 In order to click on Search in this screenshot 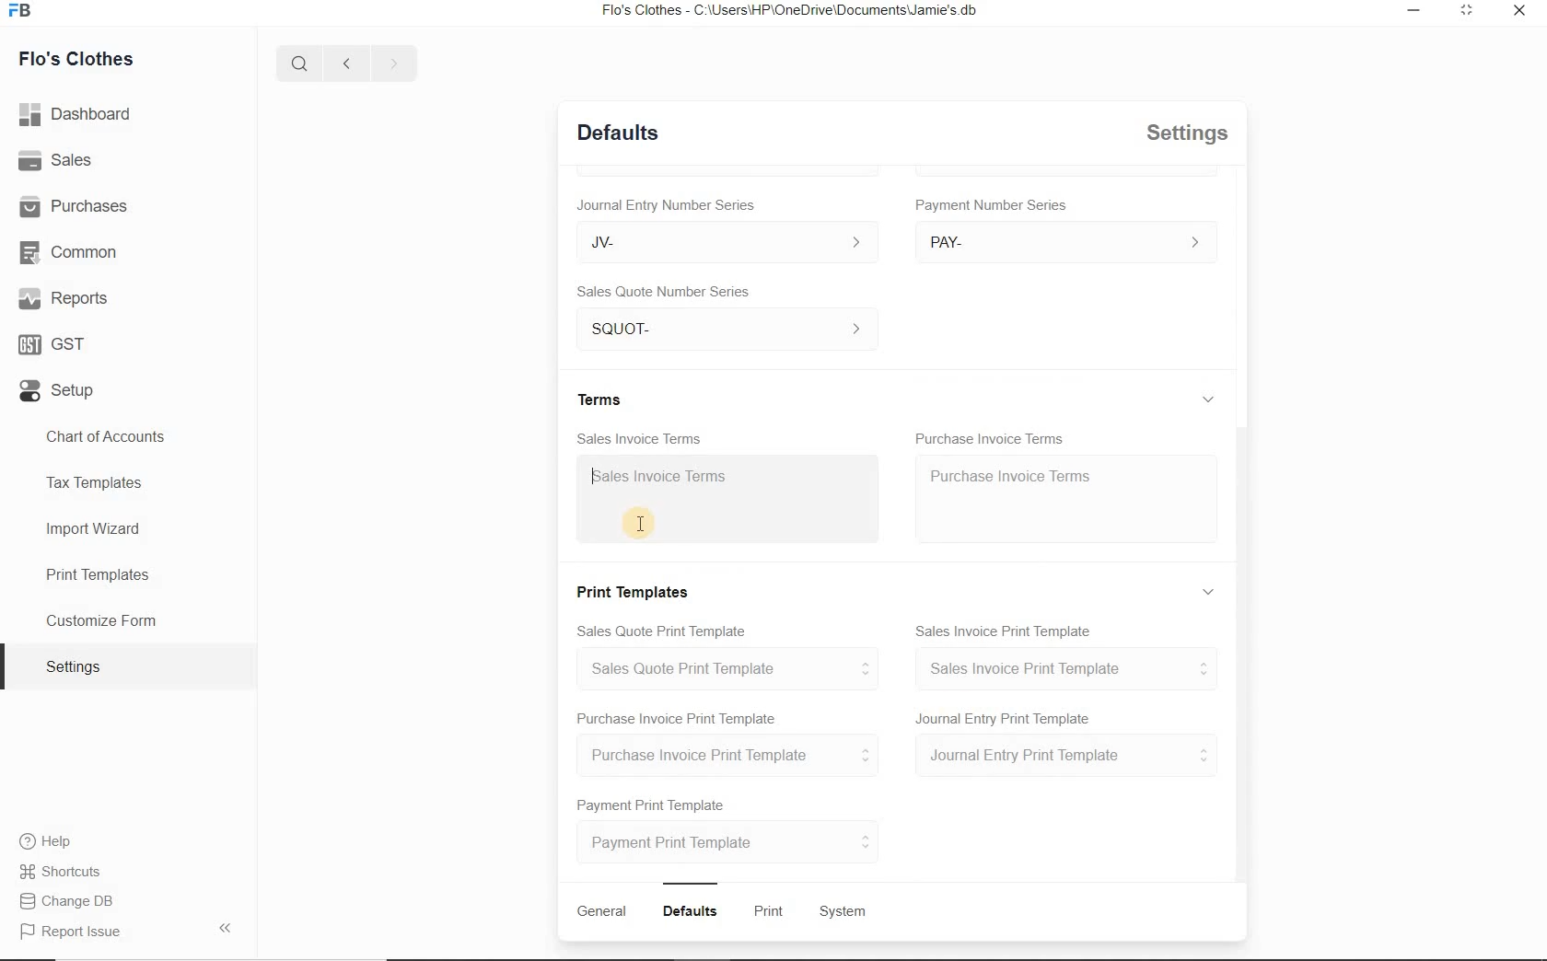, I will do `click(300, 62)`.